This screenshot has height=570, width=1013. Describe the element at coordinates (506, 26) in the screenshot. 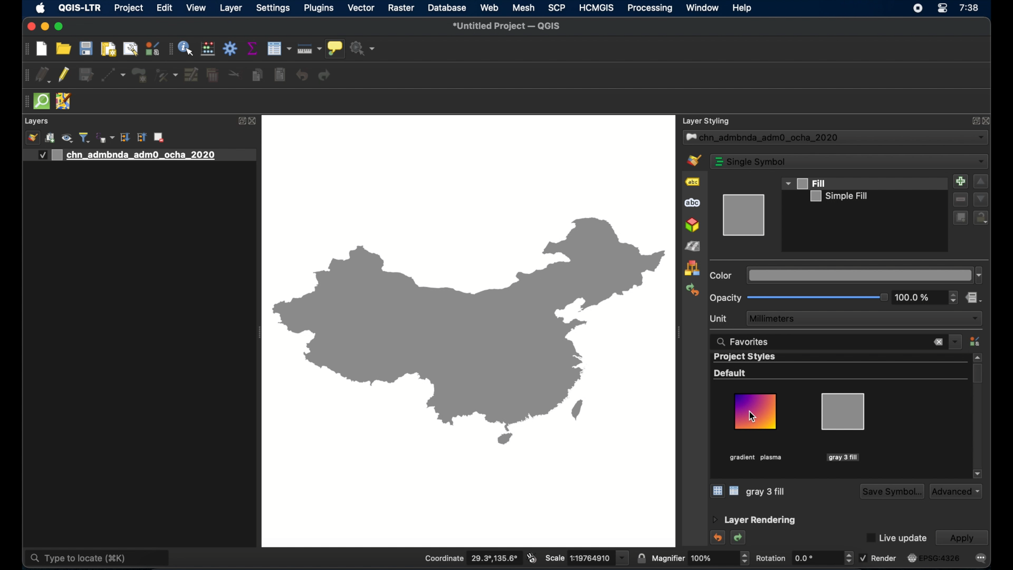

I see `untitled project - QGIS` at that location.